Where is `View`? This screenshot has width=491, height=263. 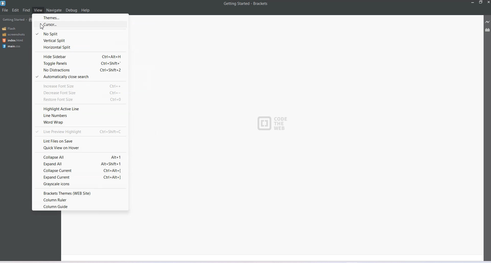 View is located at coordinates (38, 10).